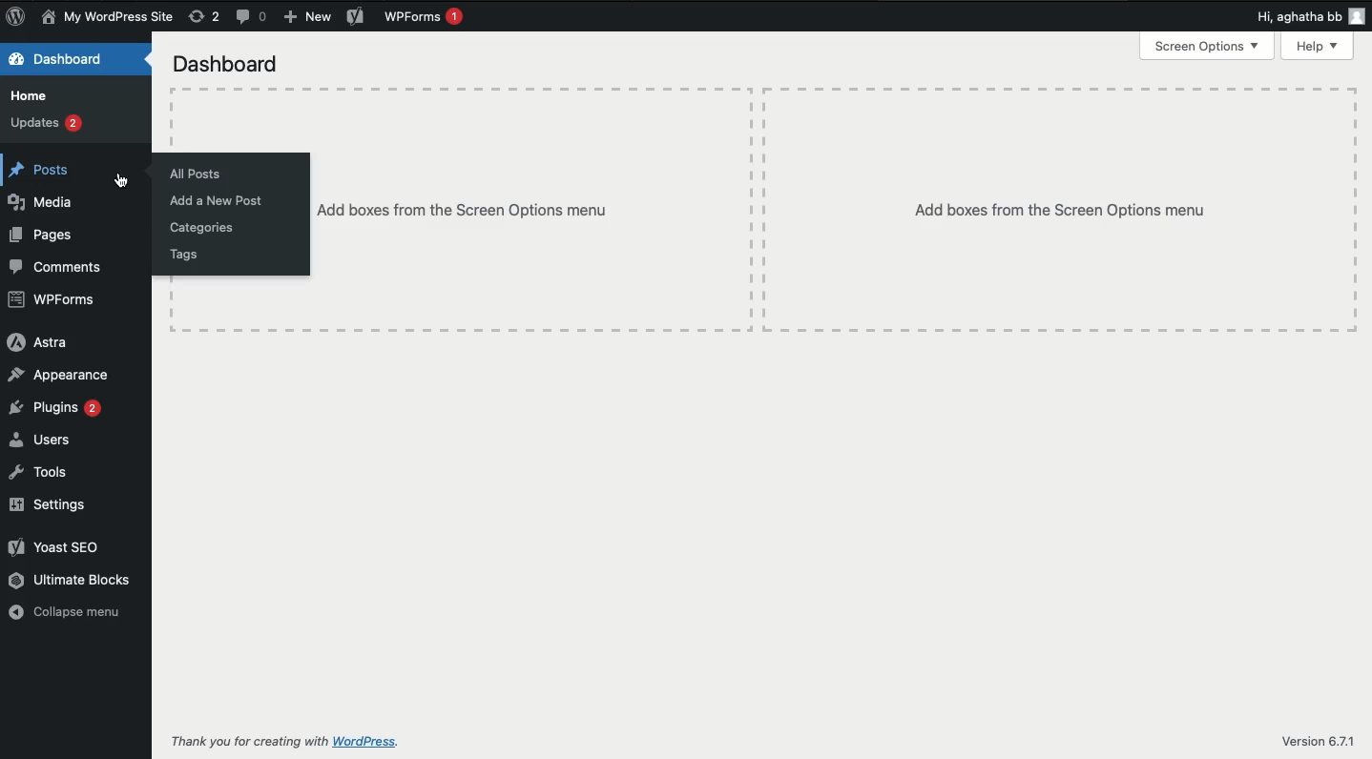  What do you see at coordinates (34, 96) in the screenshot?
I see `Home` at bounding box center [34, 96].